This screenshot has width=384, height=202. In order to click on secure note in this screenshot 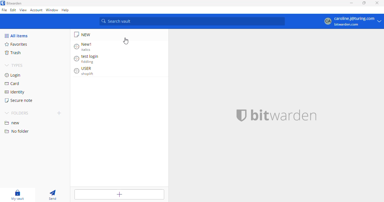, I will do `click(85, 34)`.